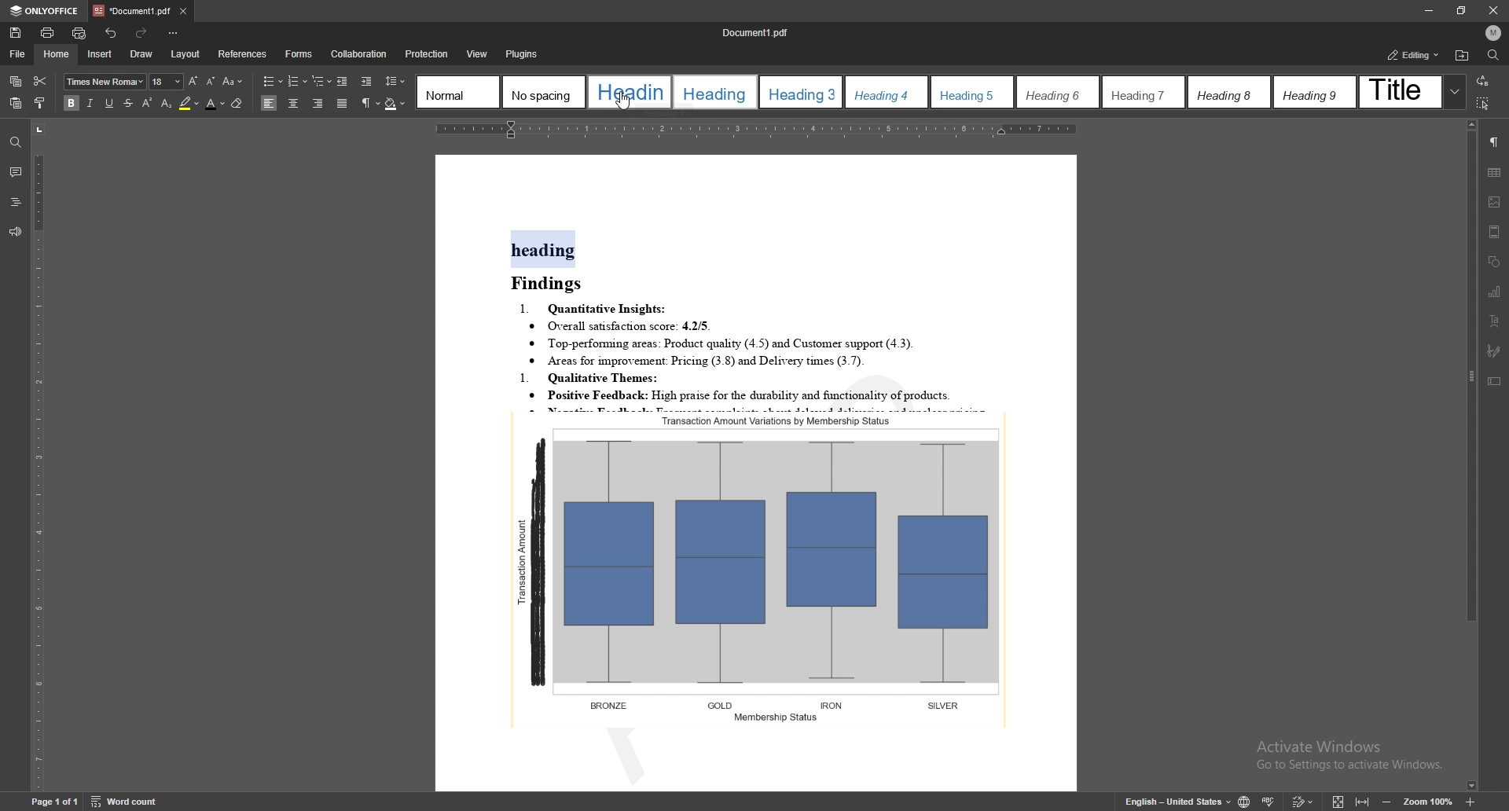 This screenshot has height=811, width=1509. What do you see at coordinates (70, 103) in the screenshot?
I see `bold` at bounding box center [70, 103].